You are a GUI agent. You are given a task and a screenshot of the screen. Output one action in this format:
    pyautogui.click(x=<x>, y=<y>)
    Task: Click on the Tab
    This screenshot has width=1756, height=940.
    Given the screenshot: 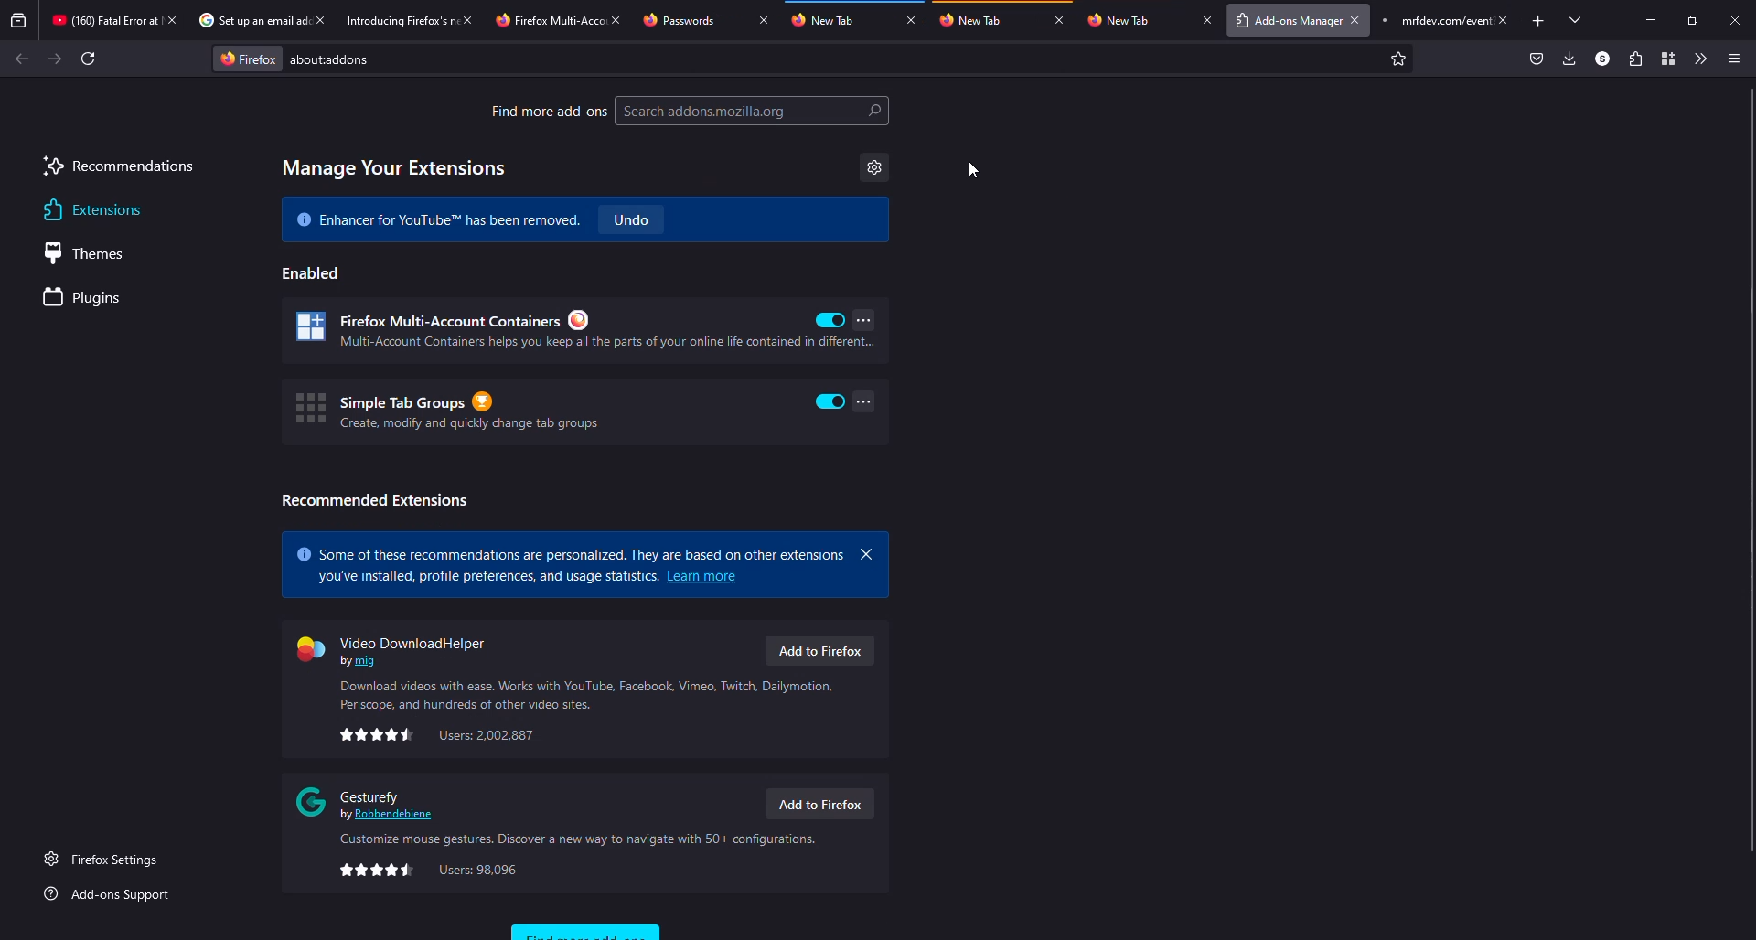 What is the action you would take?
    pyautogui.click(x=103, y=19)
    